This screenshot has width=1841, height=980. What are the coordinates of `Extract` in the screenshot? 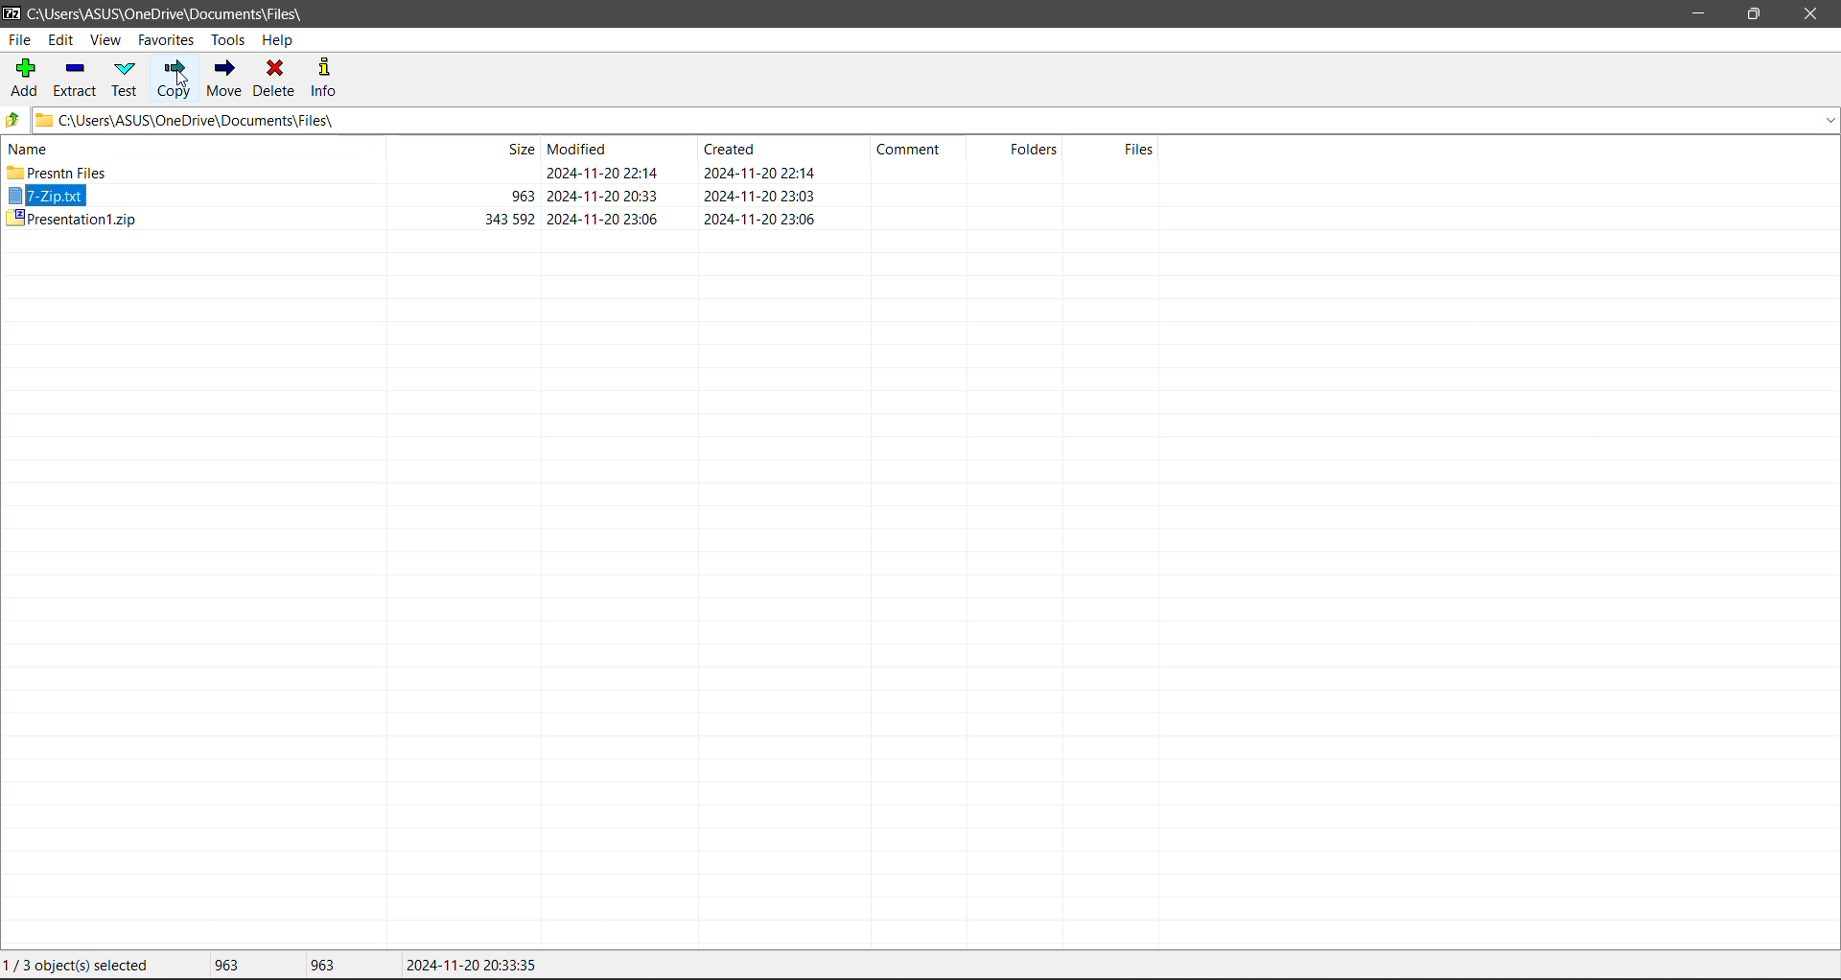 It's located at (74, 77).